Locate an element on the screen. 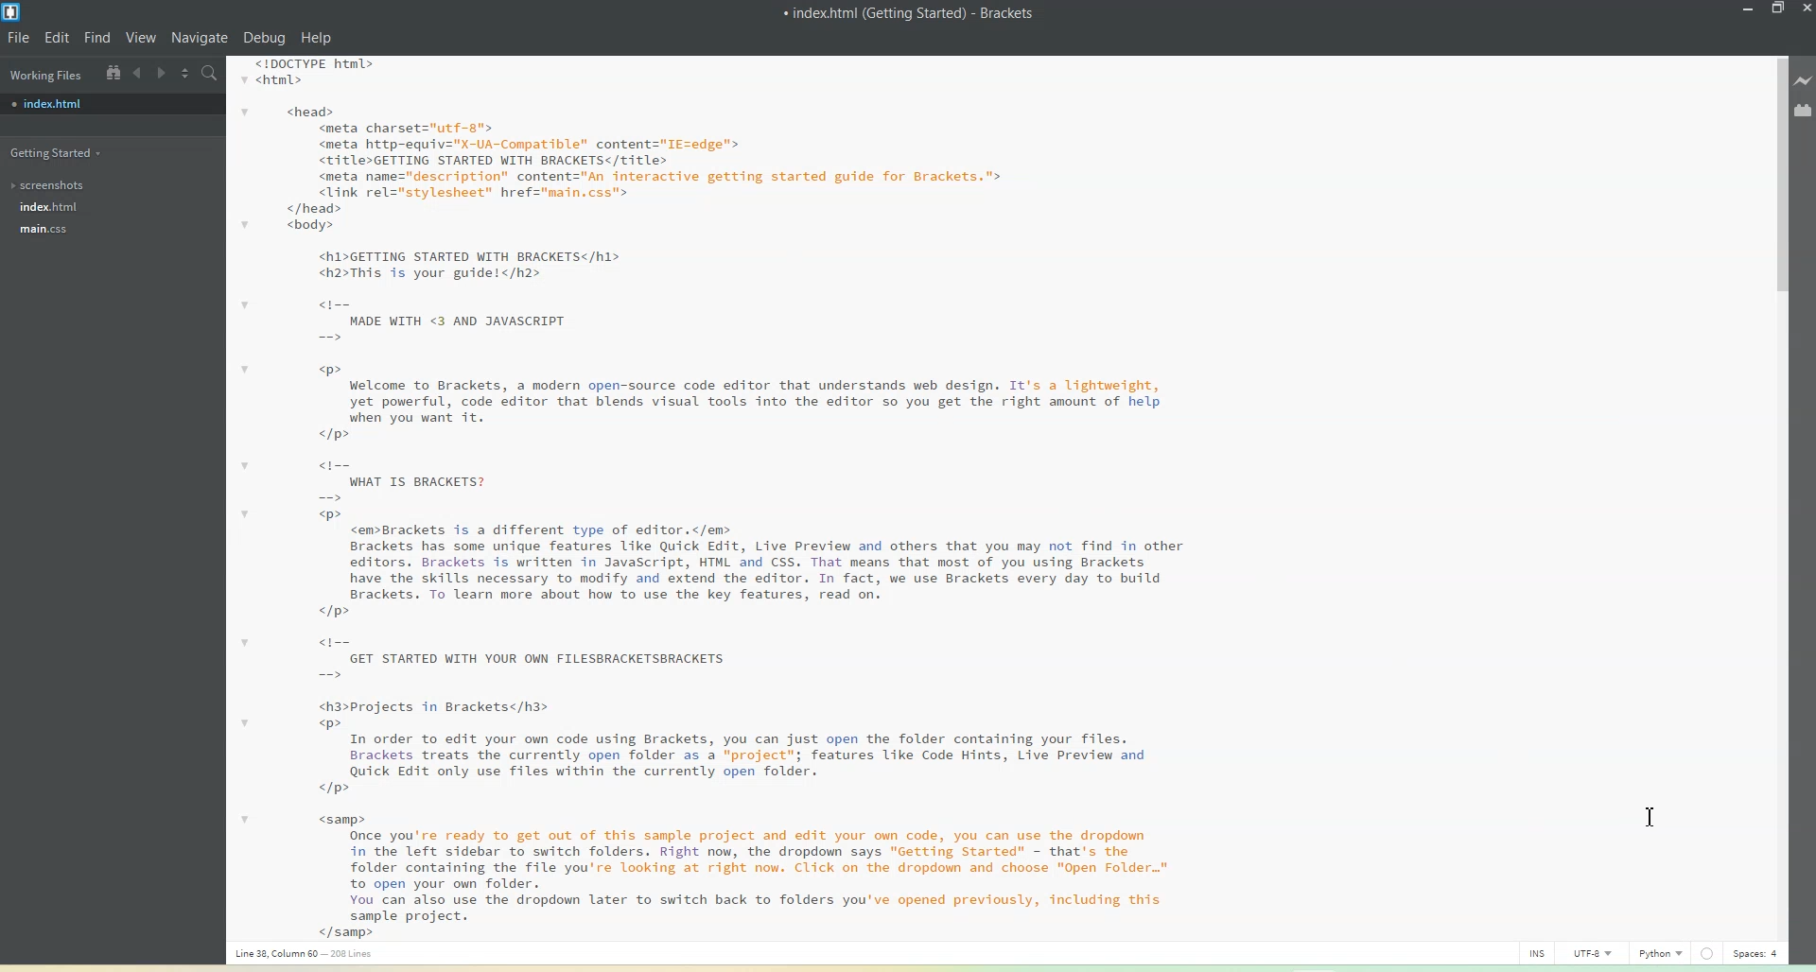  Spaces is located at coordinates (1755, 953).